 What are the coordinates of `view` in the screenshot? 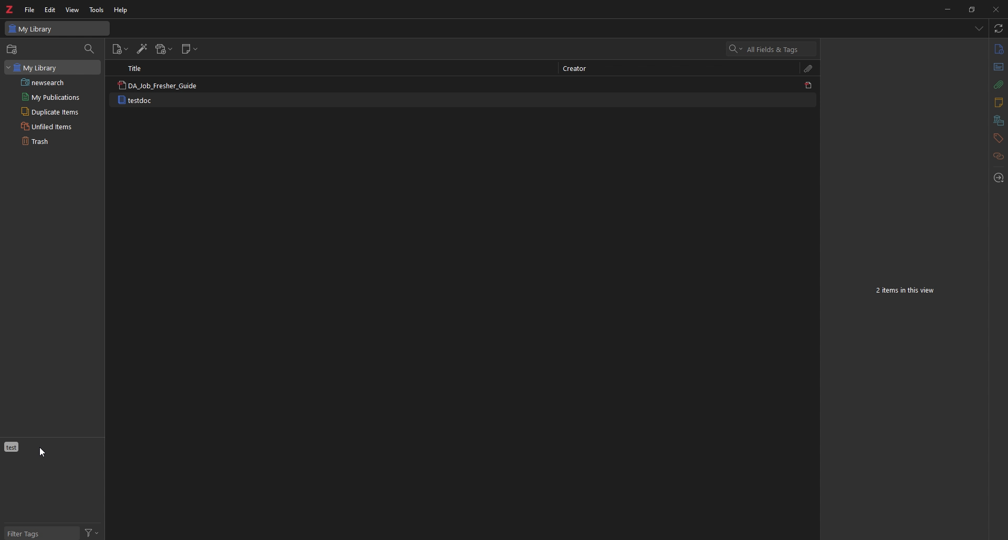 It's located at (72, 10).